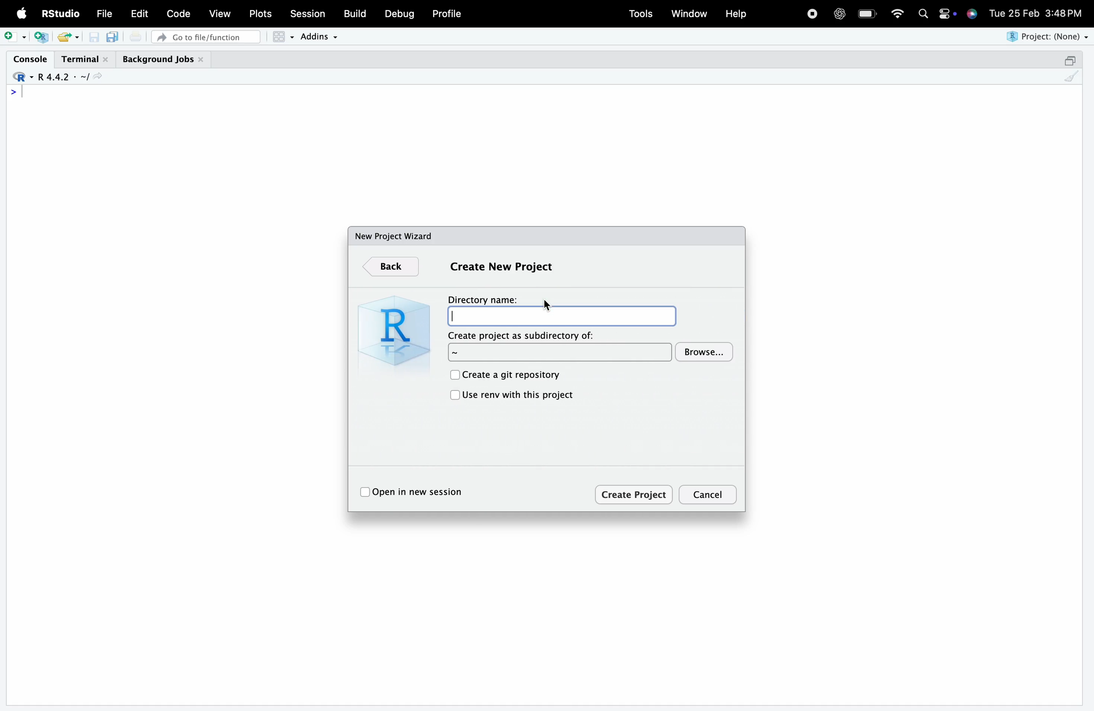 The width and height of the screenshot is (1094, 711). I want to click on Create Project, so click(635, 494).